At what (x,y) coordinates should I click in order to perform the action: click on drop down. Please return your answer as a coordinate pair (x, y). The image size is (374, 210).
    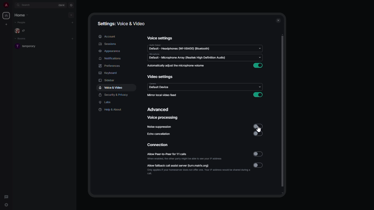
    Looking at the image, I should click on (261, 48).